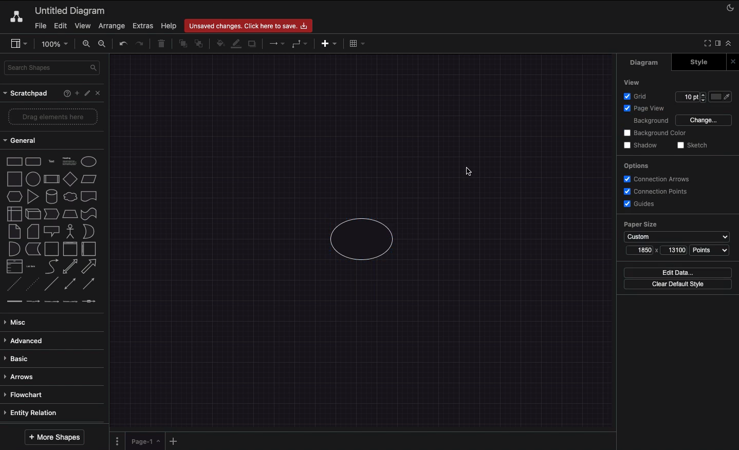  I want to click on Untitled diagram, so click(70, 10).